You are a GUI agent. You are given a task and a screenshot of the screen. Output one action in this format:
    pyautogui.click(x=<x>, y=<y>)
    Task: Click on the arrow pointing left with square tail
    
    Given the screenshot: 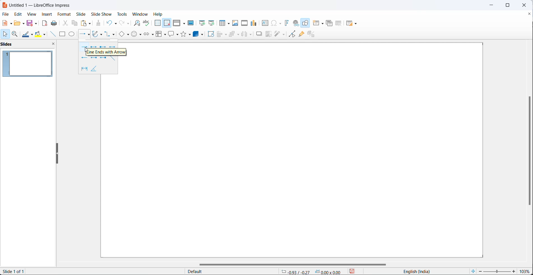 What is the action you would take?
    pyautogui.click(x=104, y=59)
    